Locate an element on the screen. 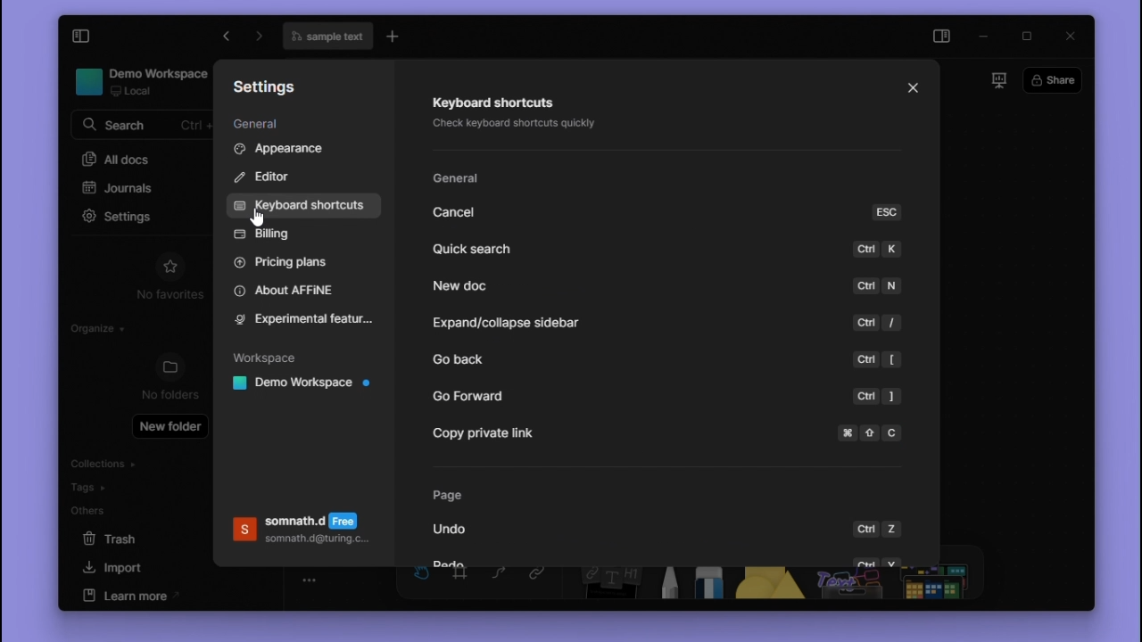 The height and width of the screenshot is (642, 1142). Go  forward is located at coordinates (471, 398).